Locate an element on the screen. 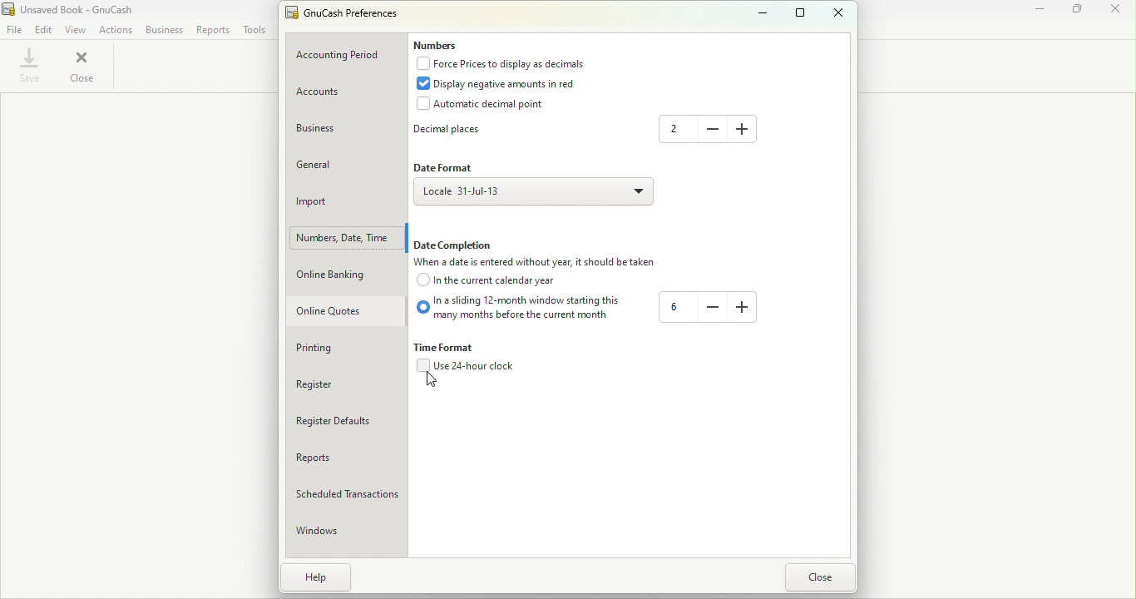 The height and width of the screenshot is (599, 1136). + is located at coordinates (743, 127).